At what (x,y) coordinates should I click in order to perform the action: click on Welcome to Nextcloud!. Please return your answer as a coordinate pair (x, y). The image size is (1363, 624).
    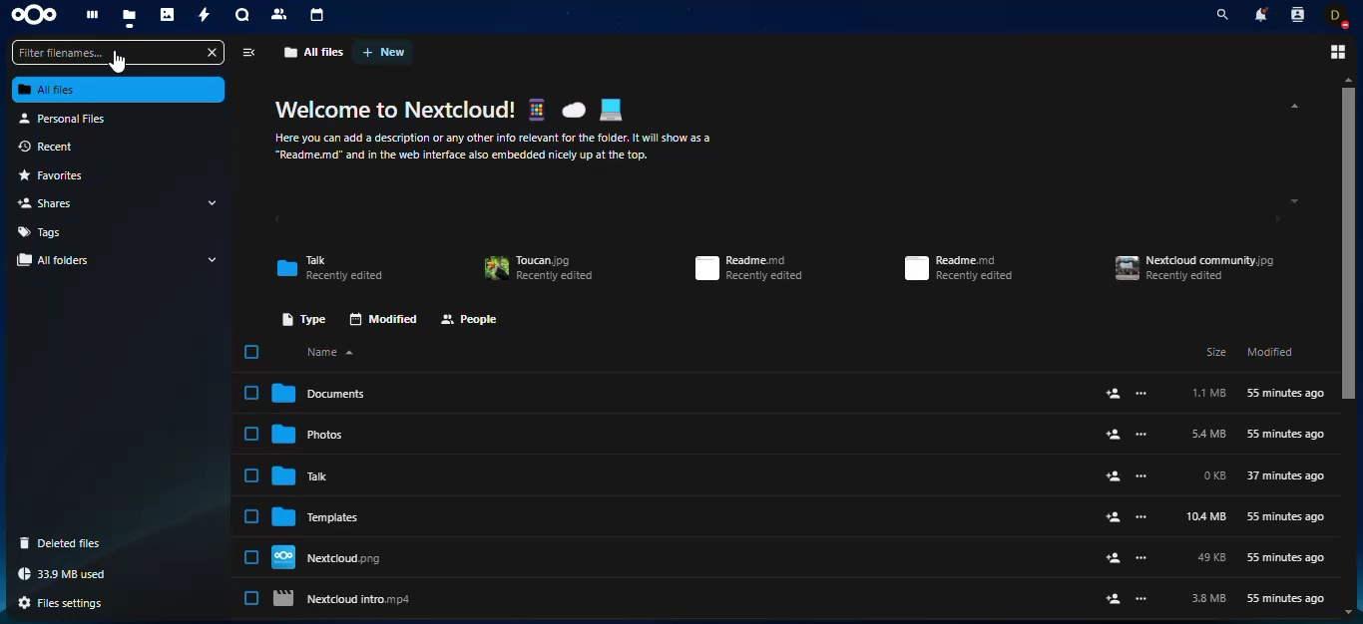
    Looking at the image, I should click on (396, 110).